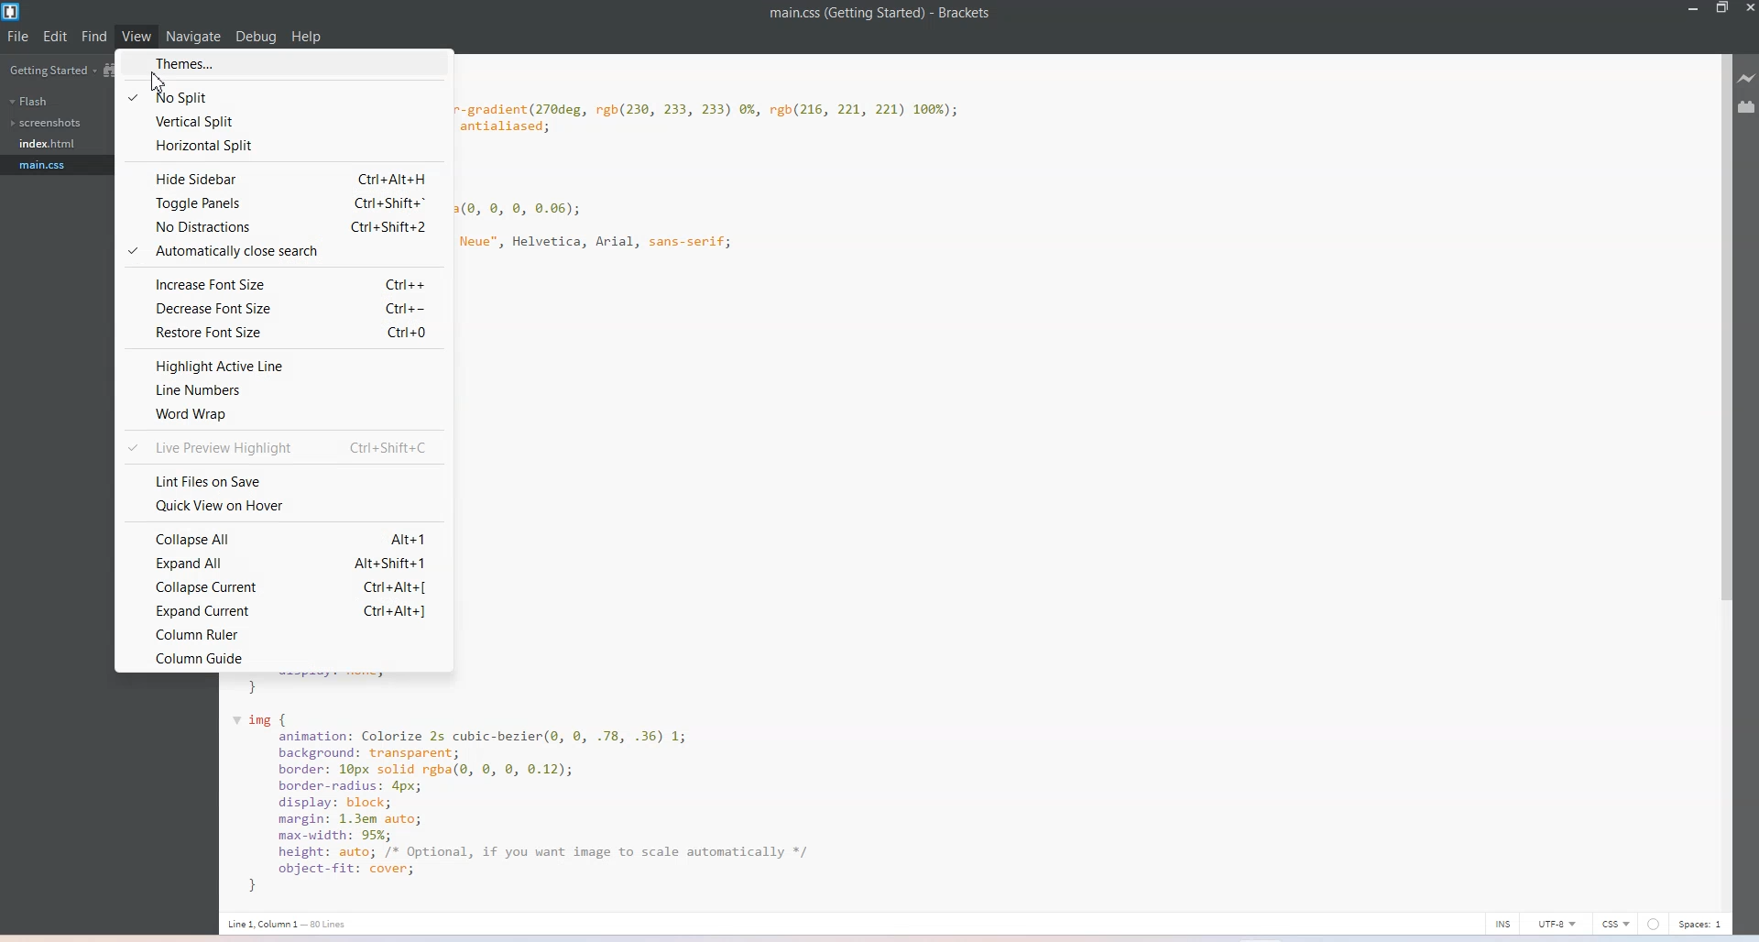 The image size is (1759, 942). Describe the element at coordinates (285, 563) in the screenshot. I see `Expand all` at that location.